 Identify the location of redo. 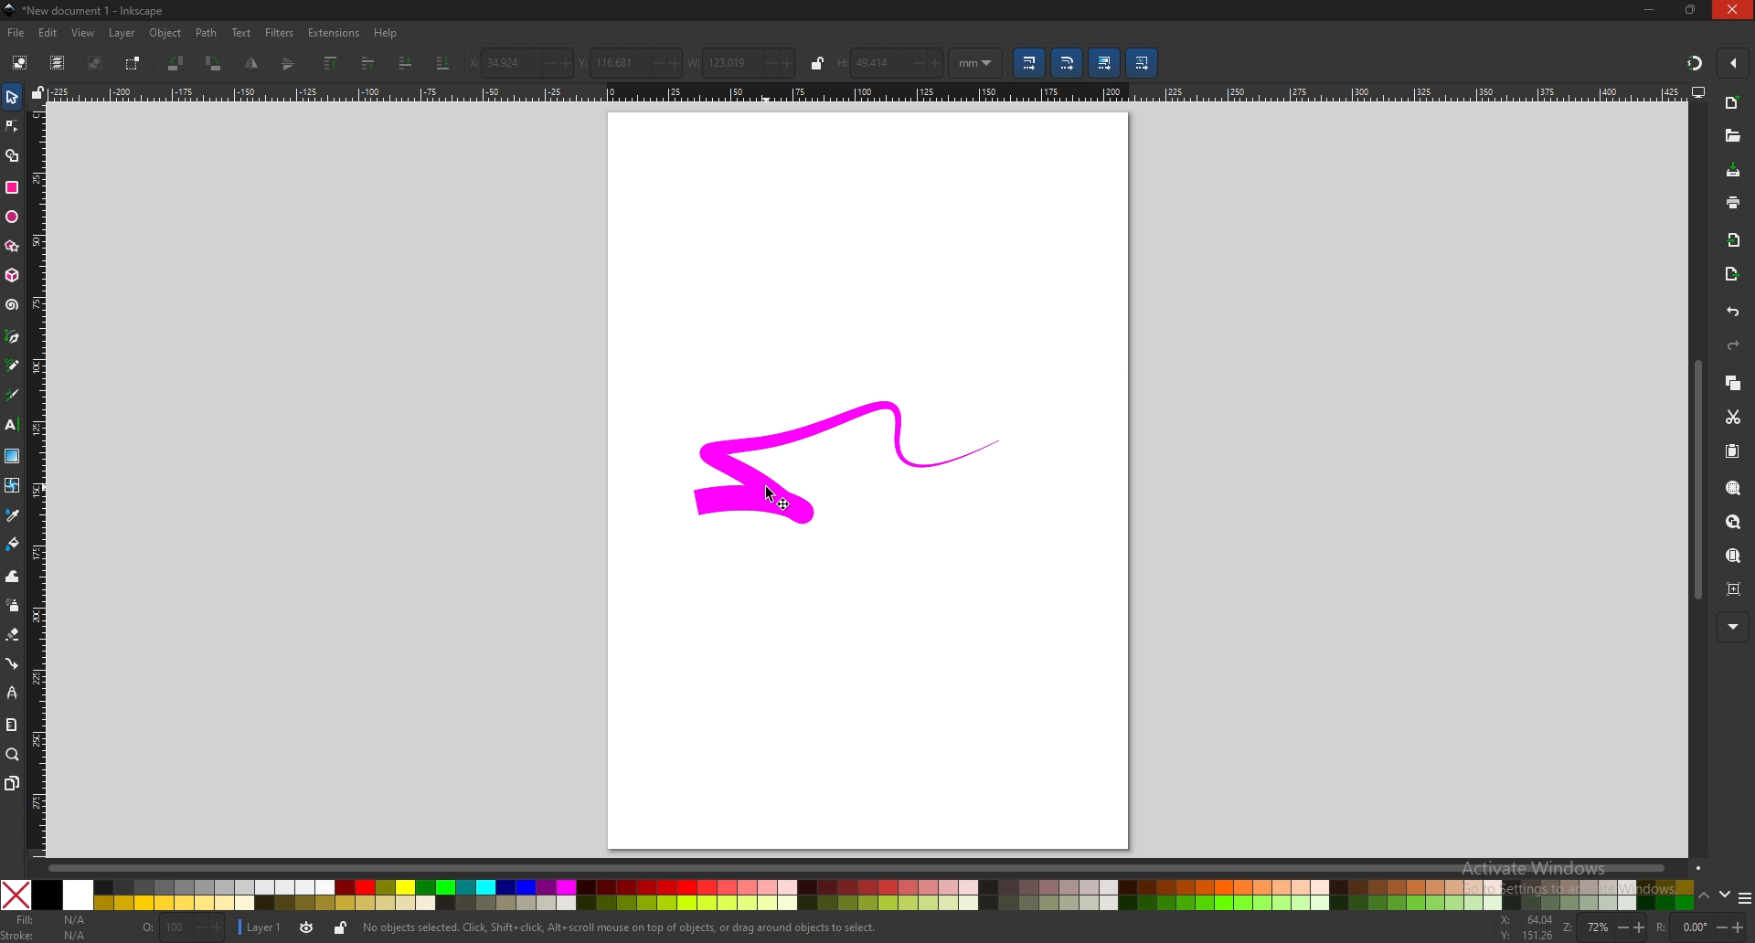
(1734, 346).